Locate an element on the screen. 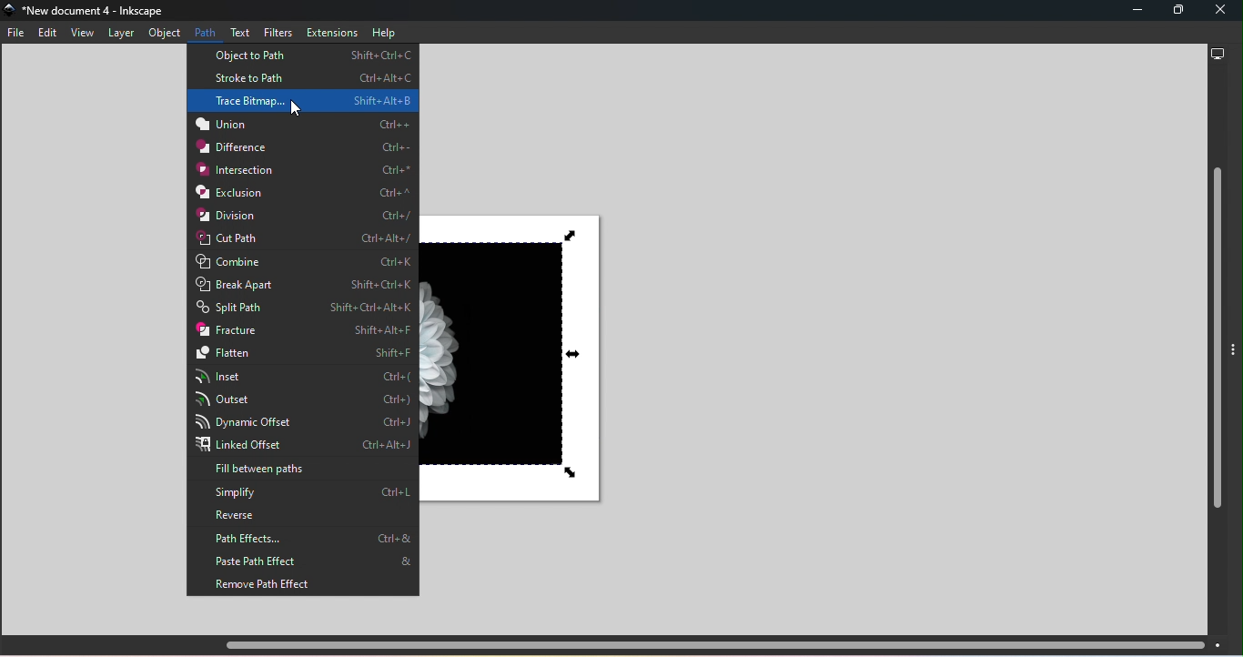 Image resolution: width=1243 pixels, height=657 pixels. Remove path effects is located at coordinates (308, 583).